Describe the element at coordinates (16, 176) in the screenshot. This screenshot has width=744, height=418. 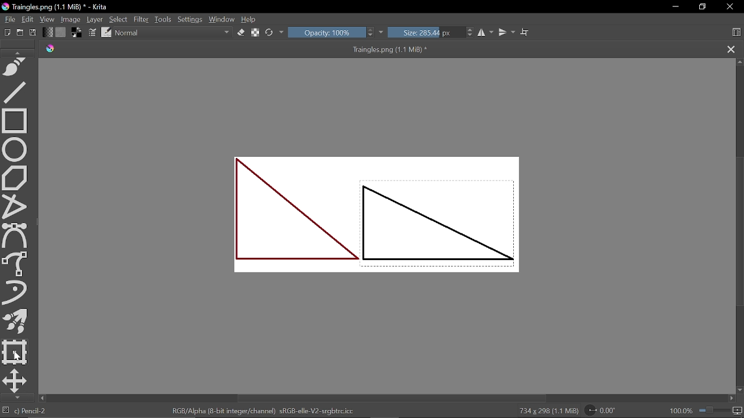
I see `Polygon tool` at that location.